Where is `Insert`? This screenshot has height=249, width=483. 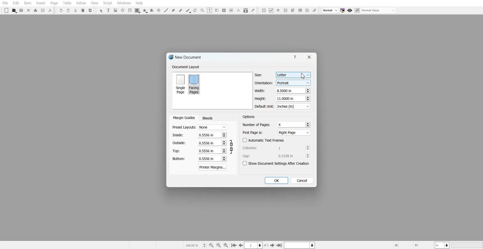
Insert is located at coordinates (41, 3).